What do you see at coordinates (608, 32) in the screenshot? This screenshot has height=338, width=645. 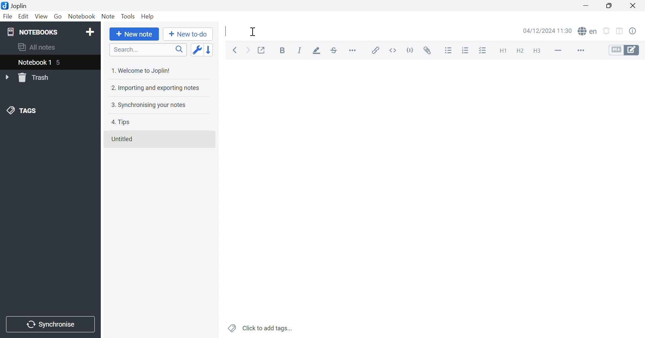 I see `Set alarm` at bounding box center [608, 32].